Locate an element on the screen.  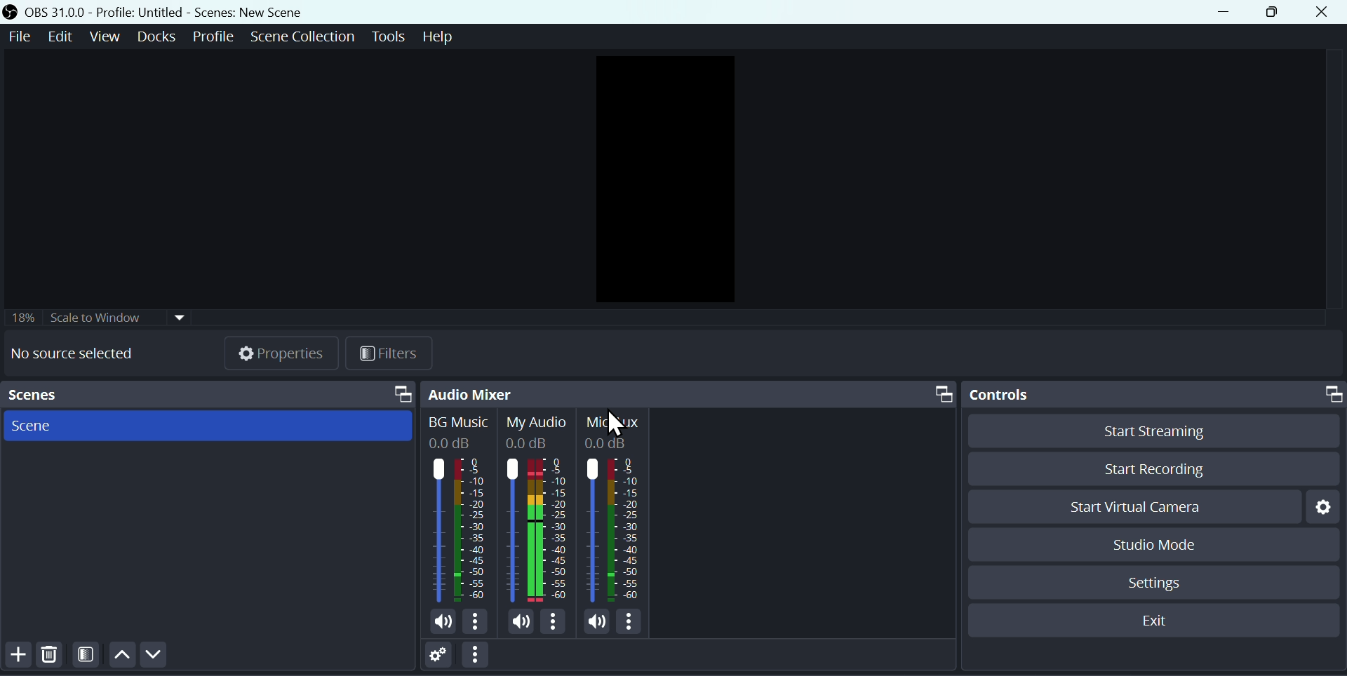
OBS 31.0.0 Profile: Untitled - Scenes: New Scene is located at coordinates (173, 10).